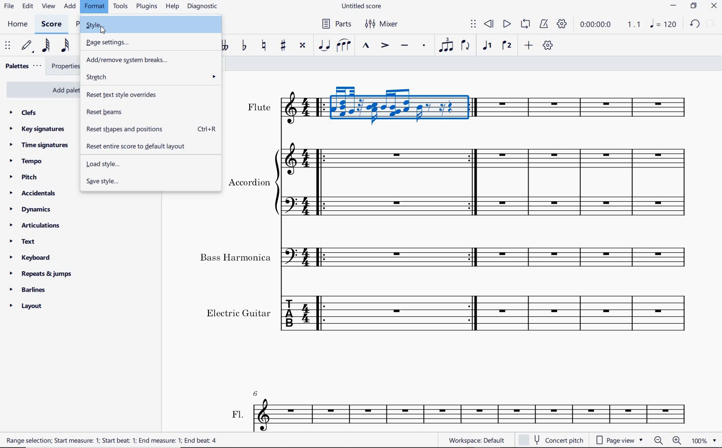 The height and width of the screenshot is (448, 722). Describe the element at coordinates (446, 254) in the screenshot. I see `Instrument: Bass Harmonica` at that location.